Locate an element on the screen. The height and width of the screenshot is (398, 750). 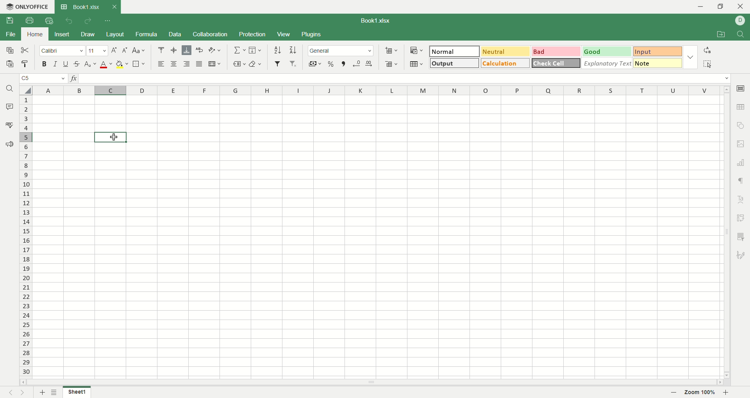
sheet1 is located at coordinates (79, 393).